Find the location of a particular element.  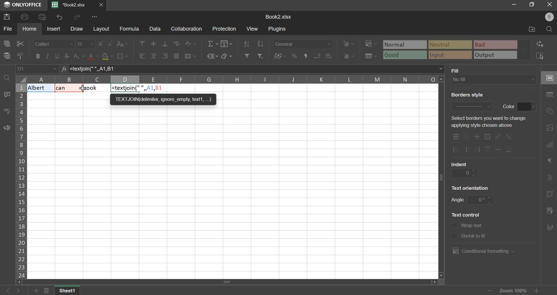

increase decimals is located at coordinates (317, 55).